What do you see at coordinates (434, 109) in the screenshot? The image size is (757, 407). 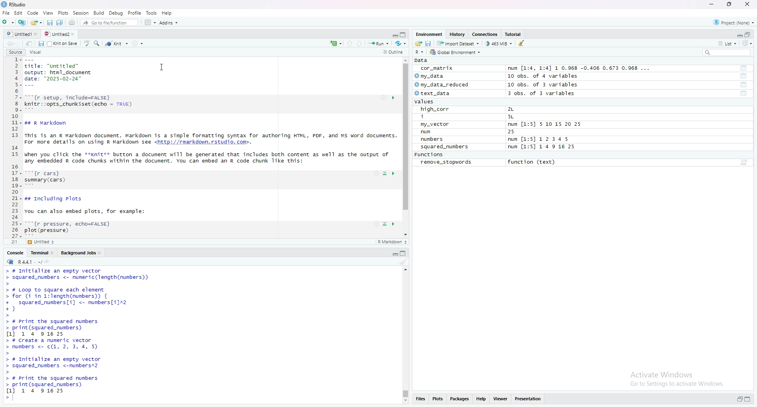 I see `high_corr` at bounding box center [434, 109].